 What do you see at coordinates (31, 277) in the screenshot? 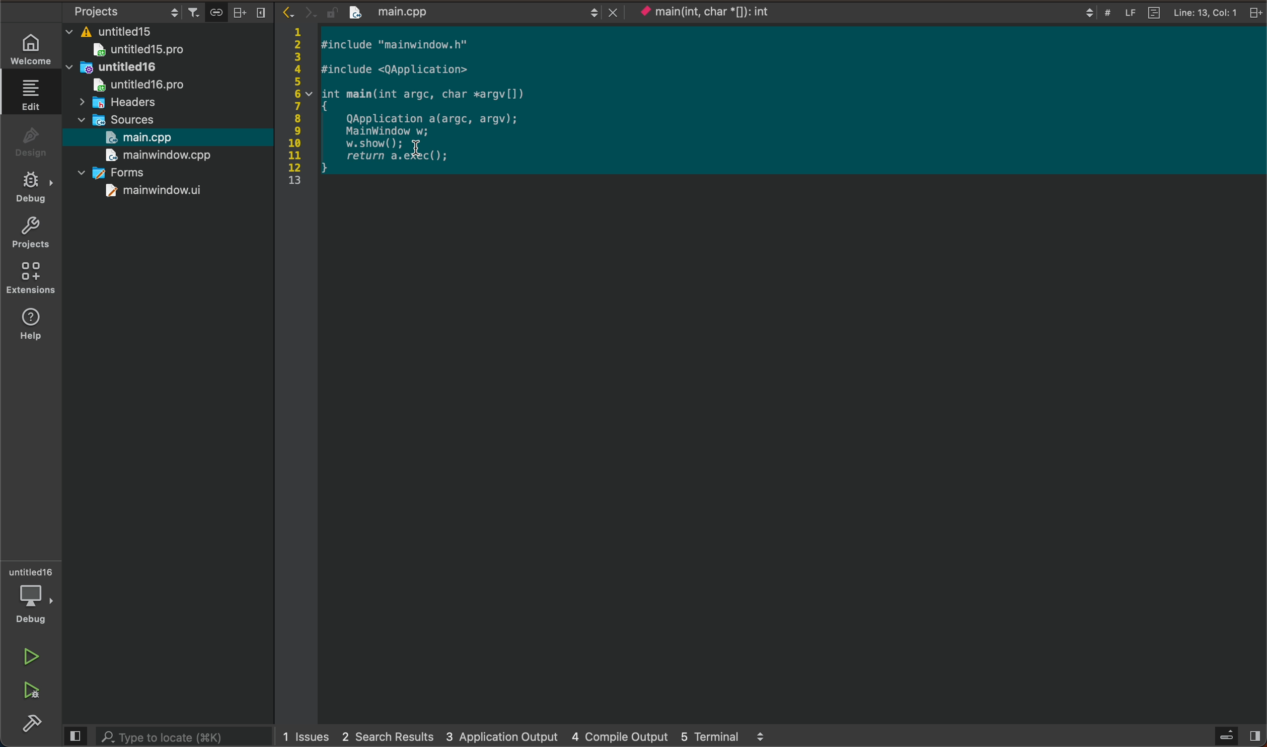
I see `extensions` at bounding box center [31, 277].